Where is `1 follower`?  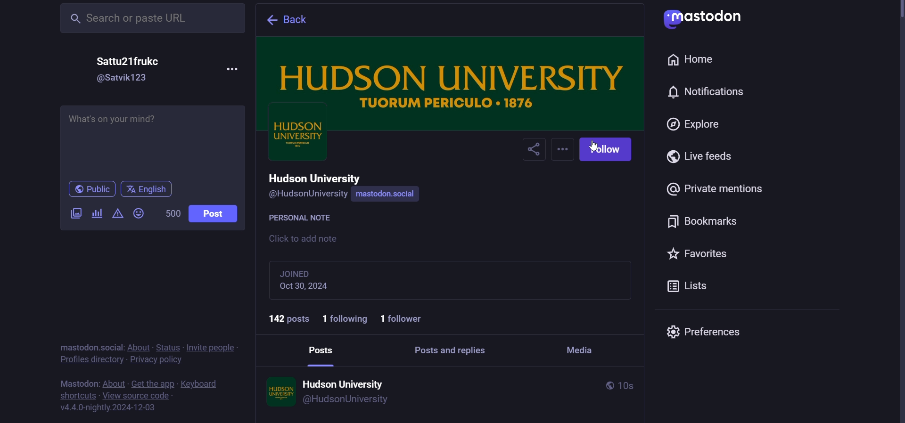
1 follower is located at coordinates (407, 319).